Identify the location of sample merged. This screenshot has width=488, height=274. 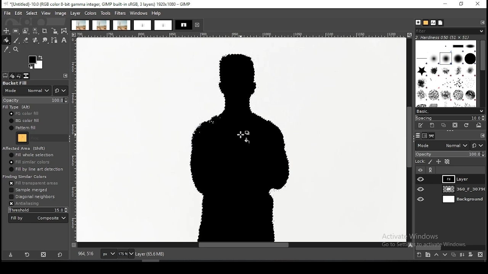
(29, 190).